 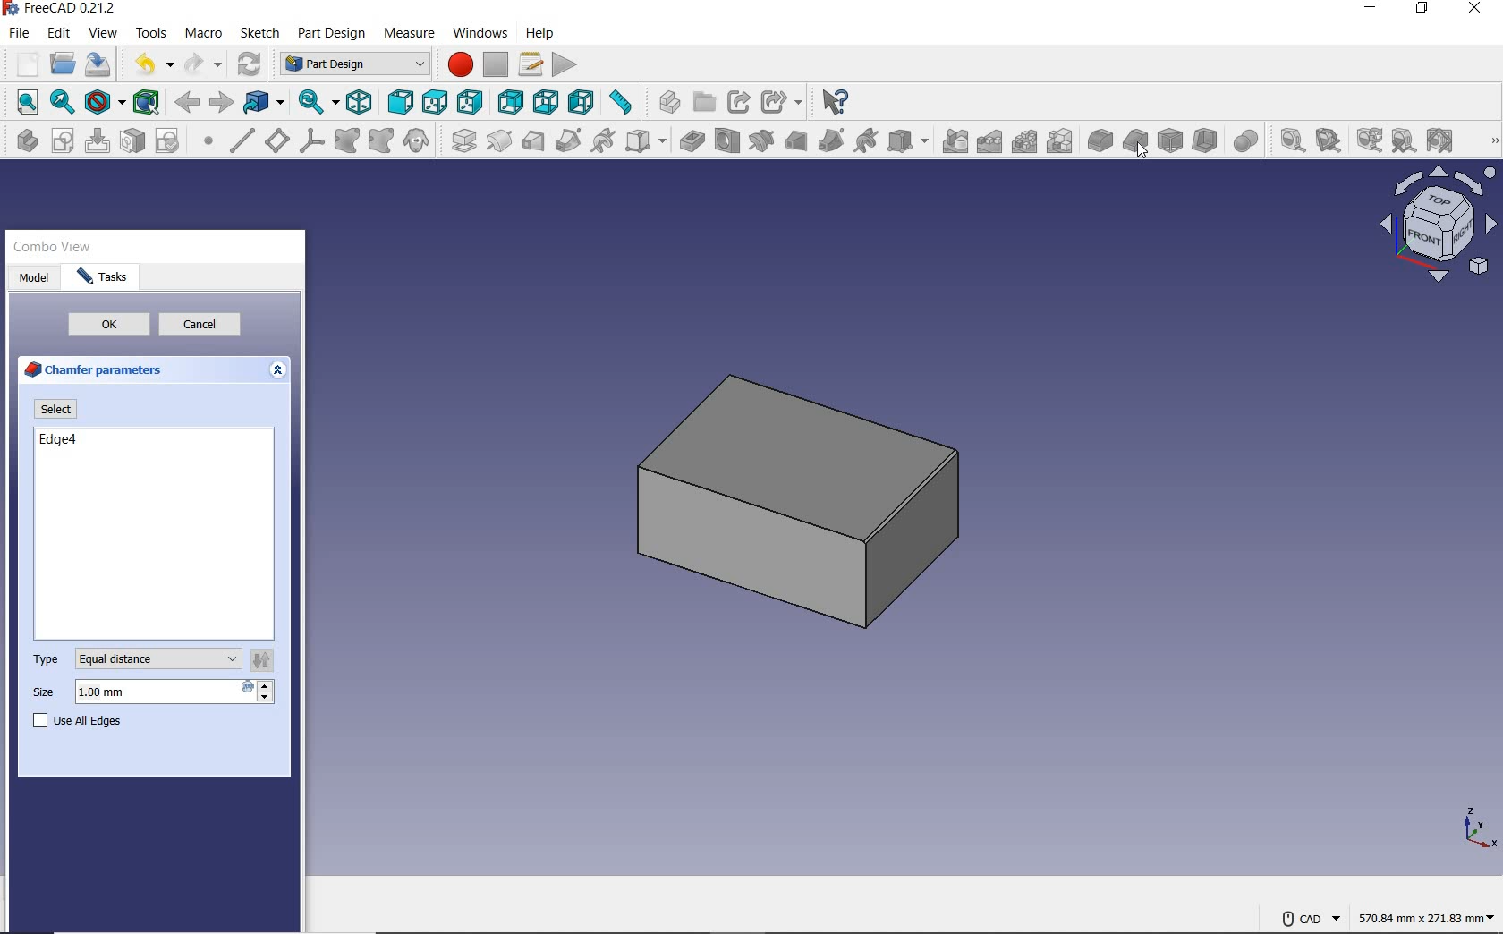 I want to click on help, so click(x=539, y=34).